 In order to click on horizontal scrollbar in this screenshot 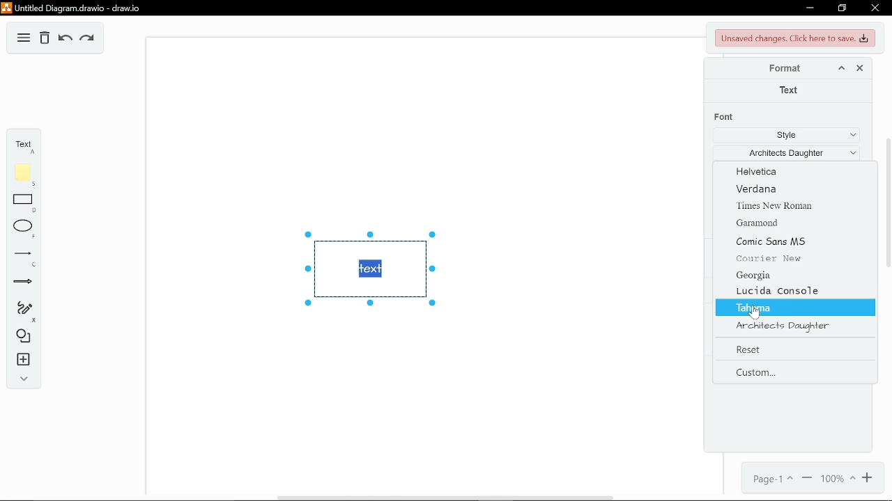, I will do `click(445, 498)`.